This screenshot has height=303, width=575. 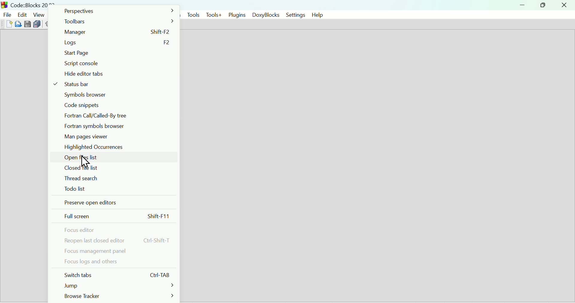 What do you see at coordinates (117, 32) in the screenshot?
I see `Manager` at bounding box center [117, 32].